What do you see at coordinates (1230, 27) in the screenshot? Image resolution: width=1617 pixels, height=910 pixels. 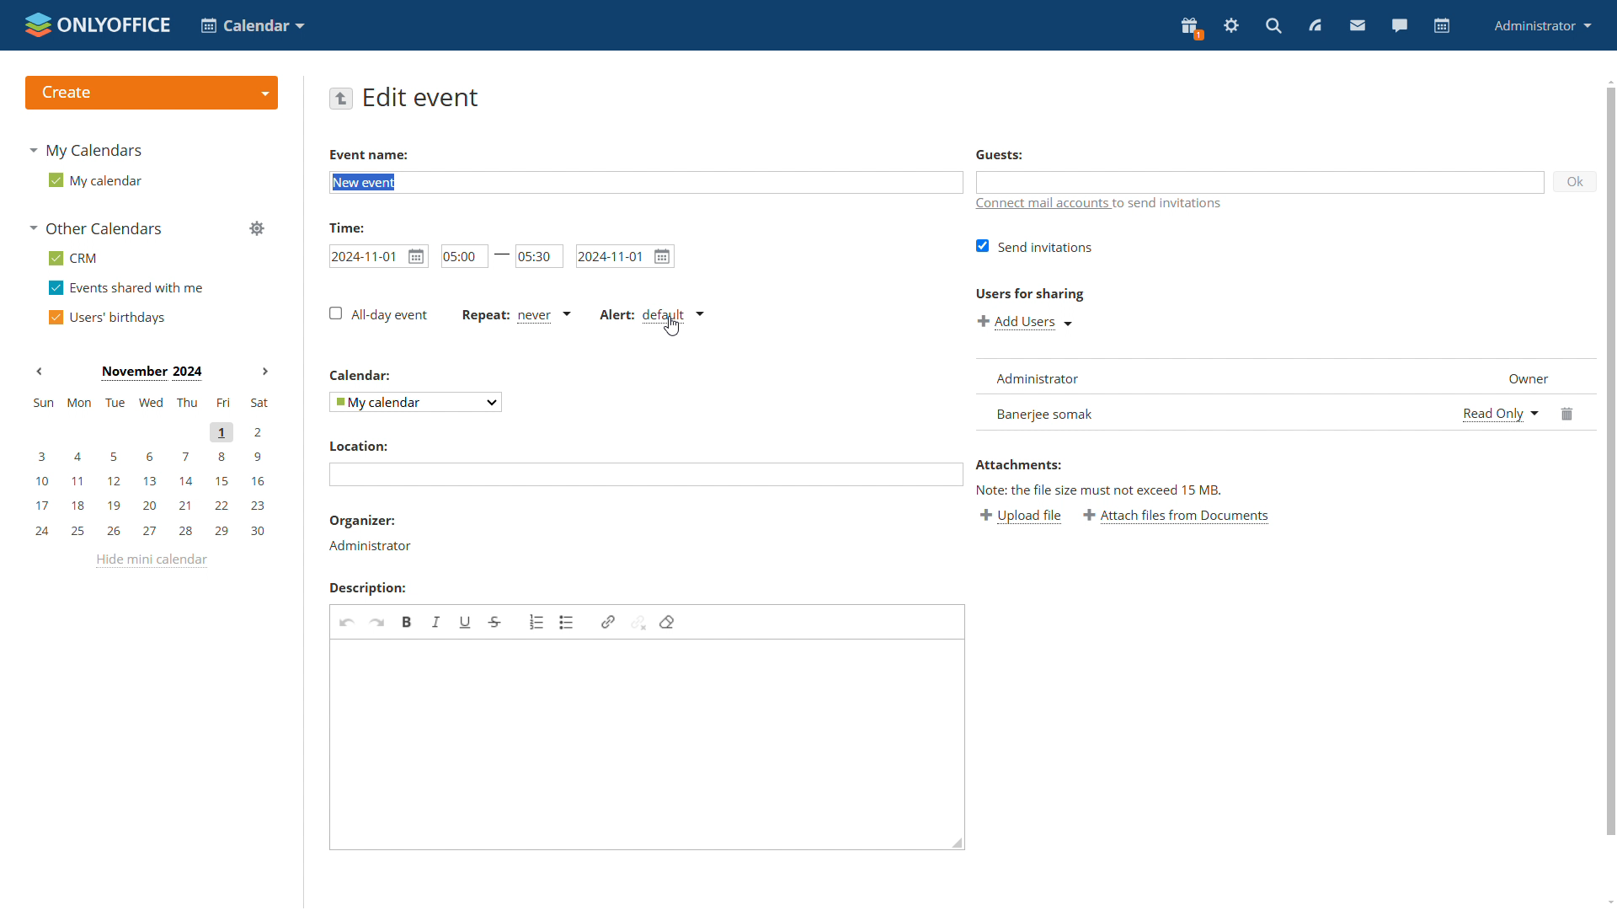 I see `settings` at bounding box center [1230, 27].